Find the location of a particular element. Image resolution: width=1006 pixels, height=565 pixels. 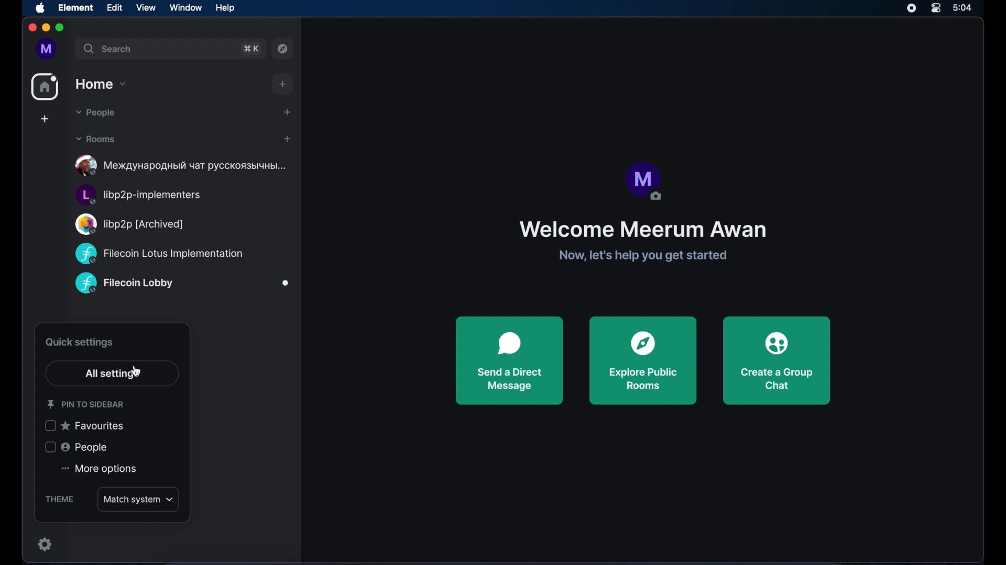

home drop down is located at coordinates (101, 84).